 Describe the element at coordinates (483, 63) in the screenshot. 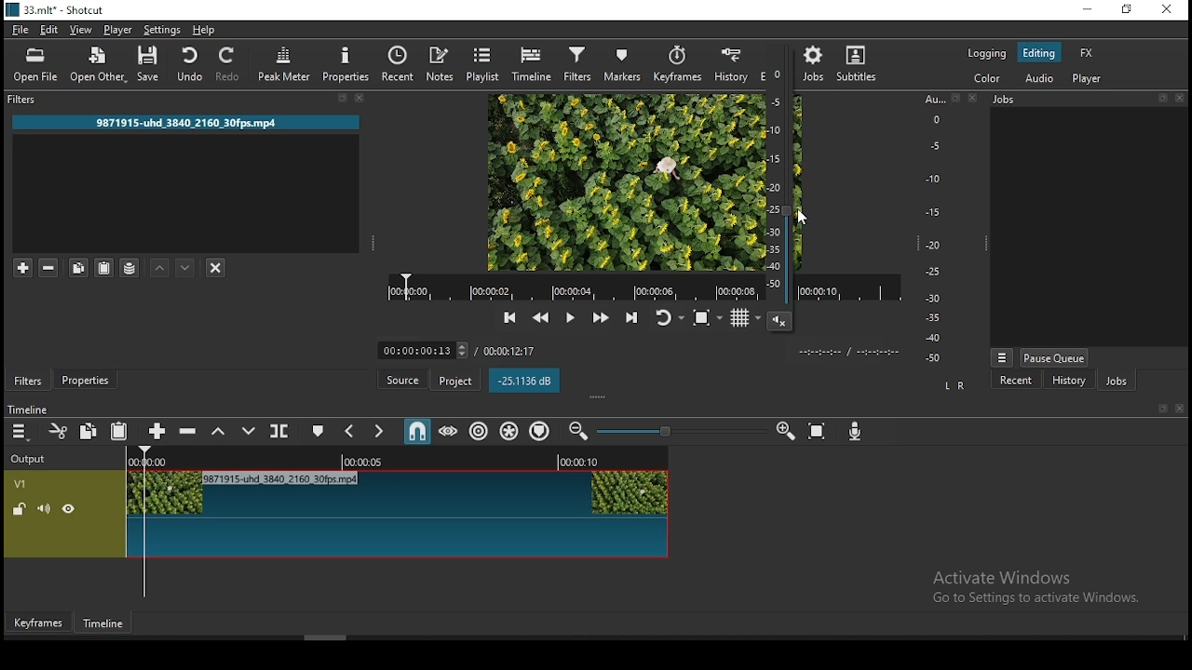

I see `playlist` at that location.